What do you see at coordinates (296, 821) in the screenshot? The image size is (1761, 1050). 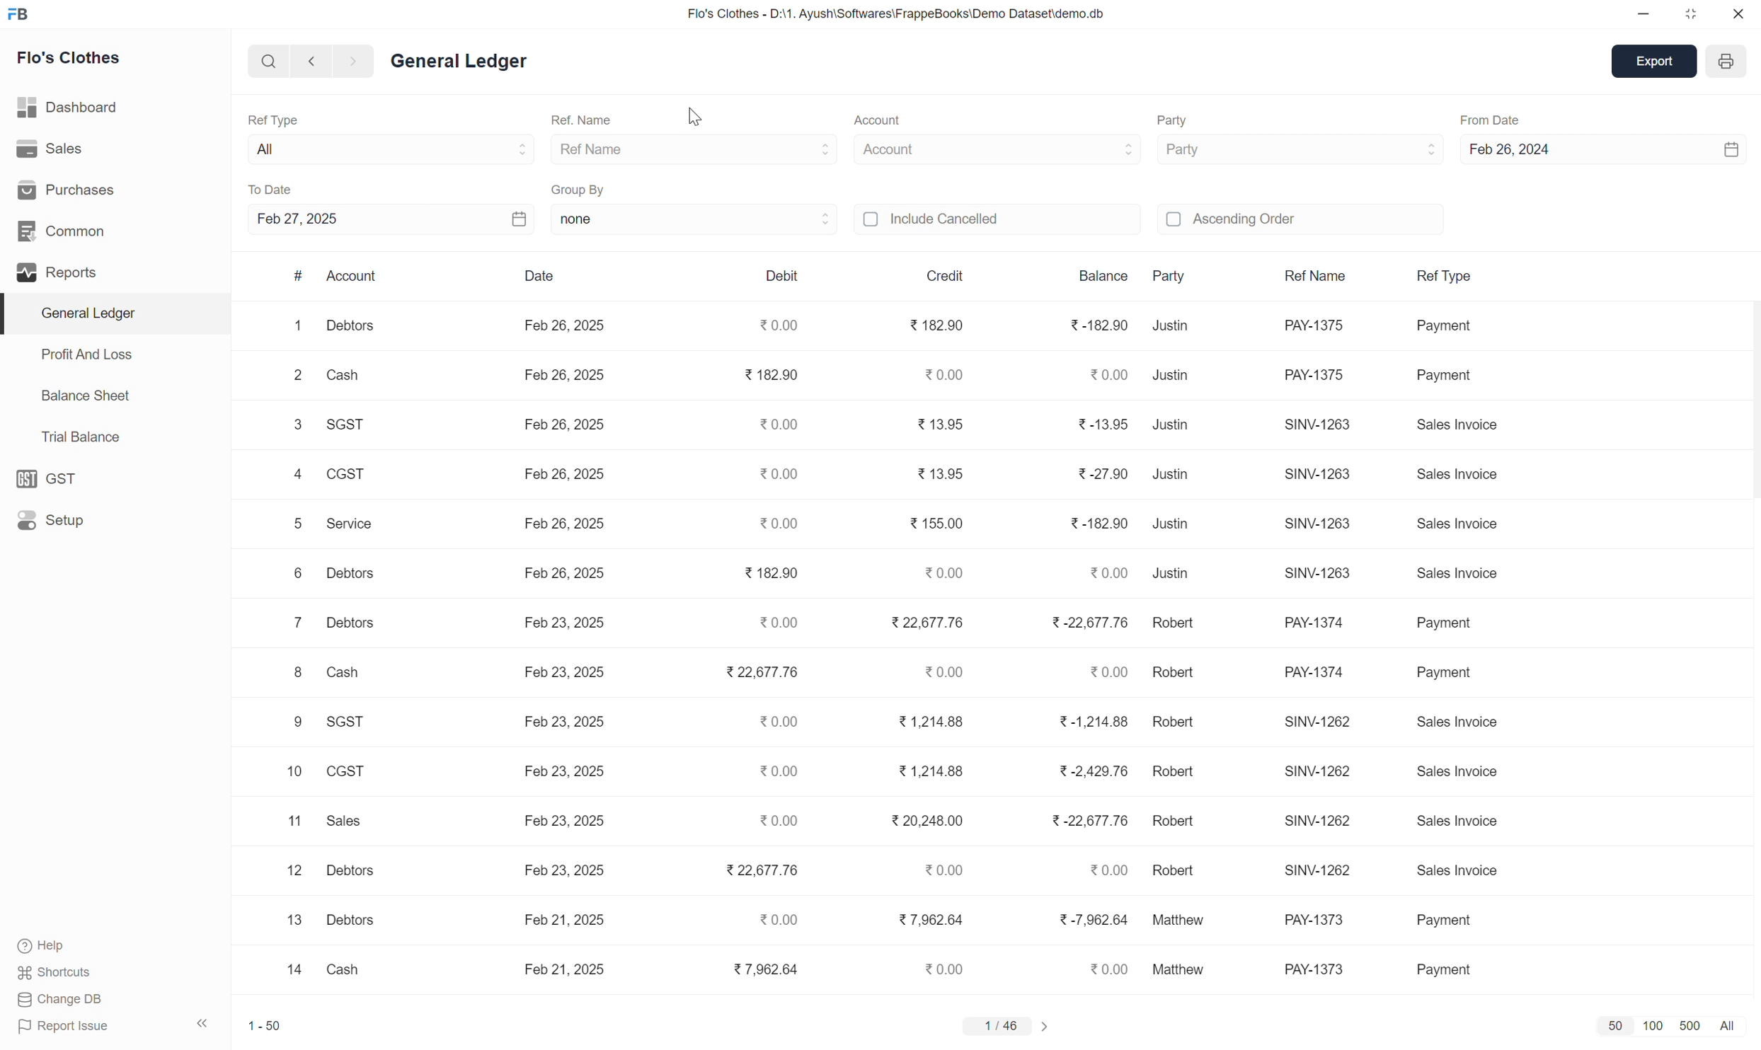 I see `11` at bounding box center [296, 821].